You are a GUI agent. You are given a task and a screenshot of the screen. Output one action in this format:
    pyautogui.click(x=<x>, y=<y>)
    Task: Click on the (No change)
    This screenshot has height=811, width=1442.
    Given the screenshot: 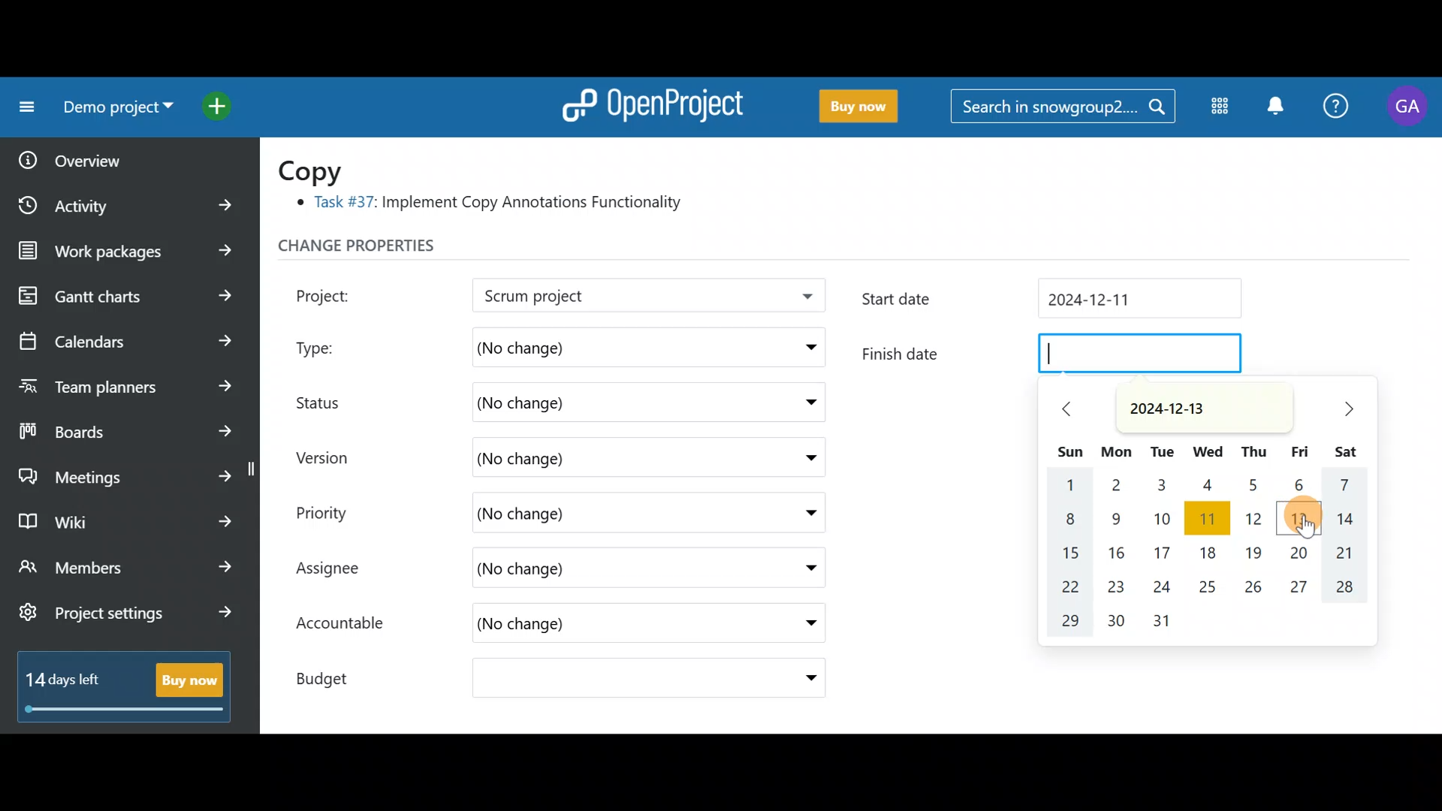 What is the action you would take?
    pyautogui.click(x=576, y=626)
    